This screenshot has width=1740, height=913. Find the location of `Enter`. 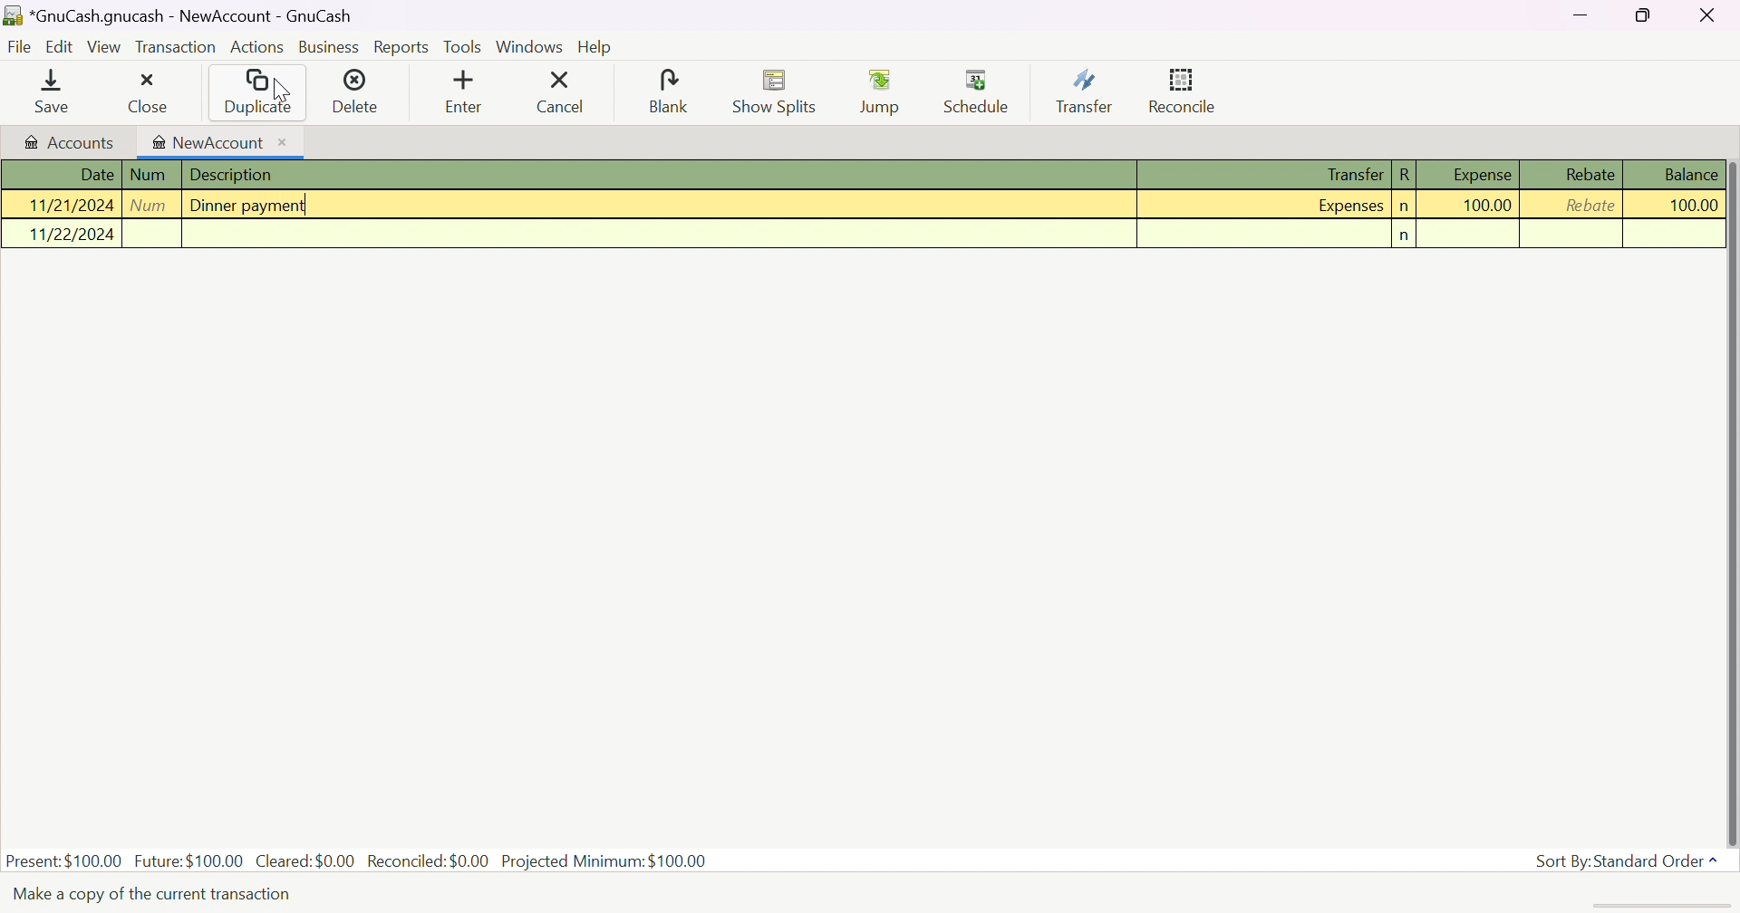

Enter is located at coordinates (464, 94).